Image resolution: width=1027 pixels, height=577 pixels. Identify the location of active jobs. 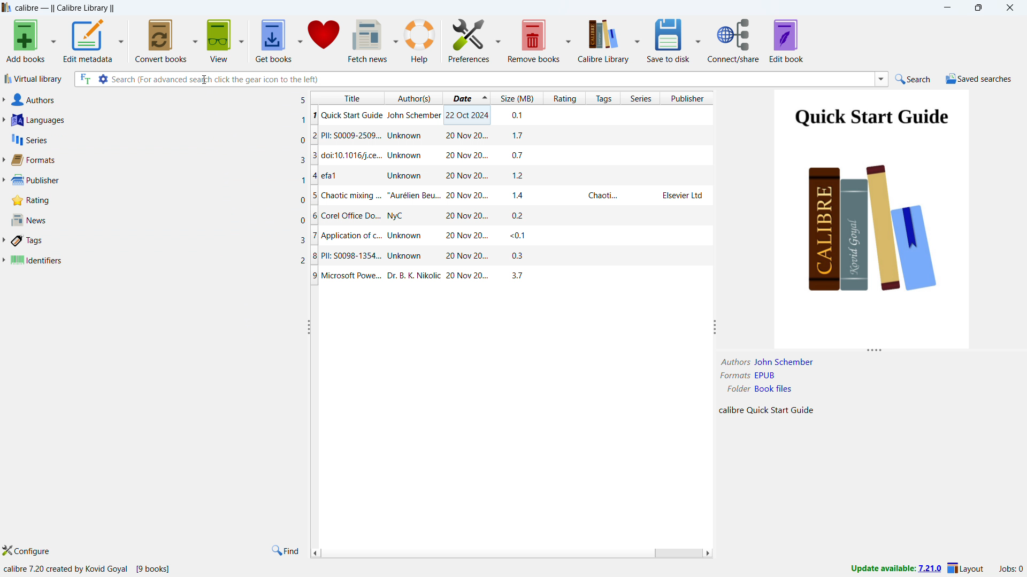
(1011, 569).